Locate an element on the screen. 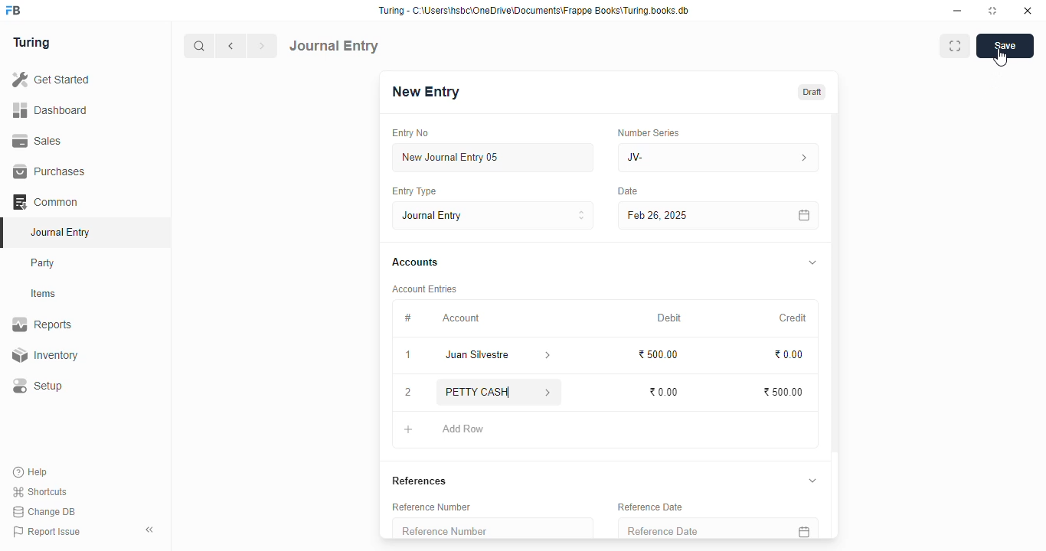 This screenshot has width=1046, height=551. calendar icon is located at coordinates (803, 529).